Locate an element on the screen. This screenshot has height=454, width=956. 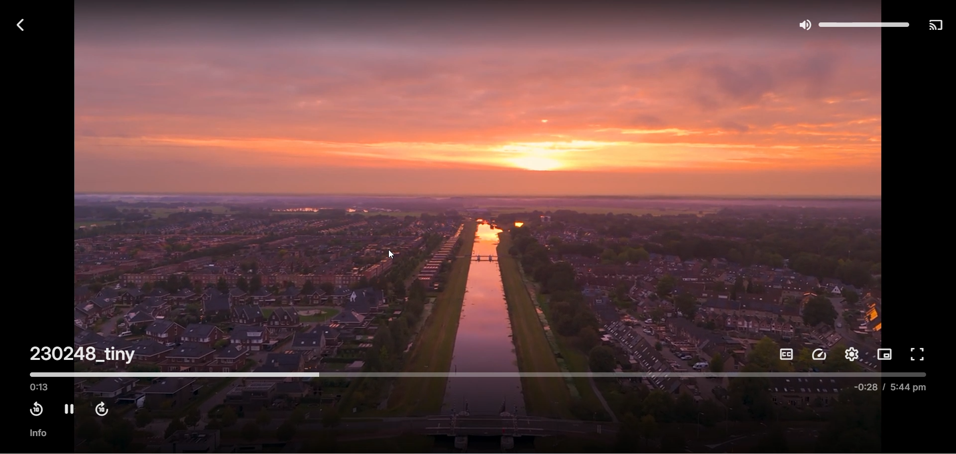
picture in picture is located at coordinates (886, 355).